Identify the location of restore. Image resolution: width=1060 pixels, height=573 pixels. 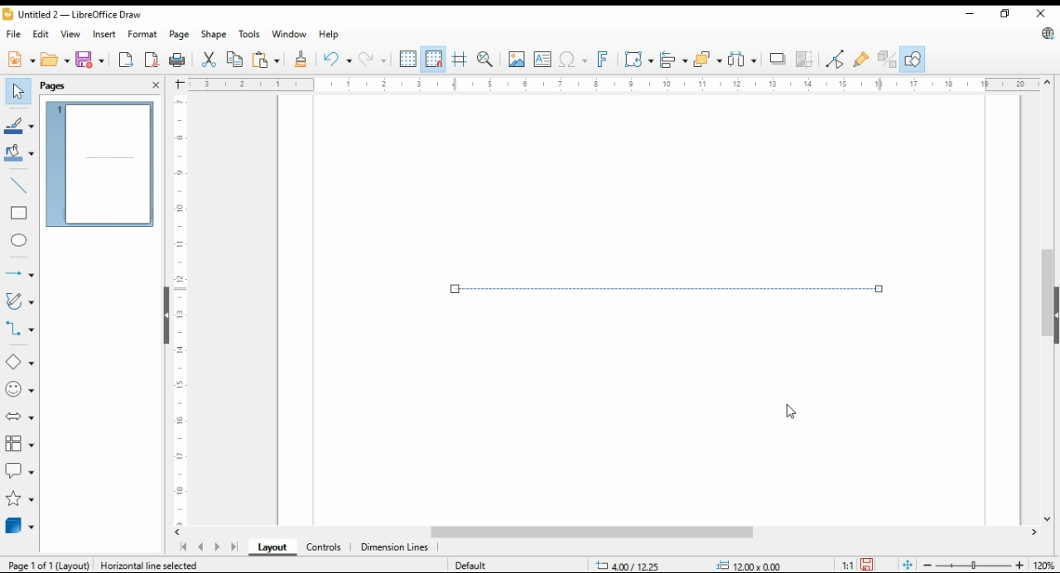
(1008, 14).